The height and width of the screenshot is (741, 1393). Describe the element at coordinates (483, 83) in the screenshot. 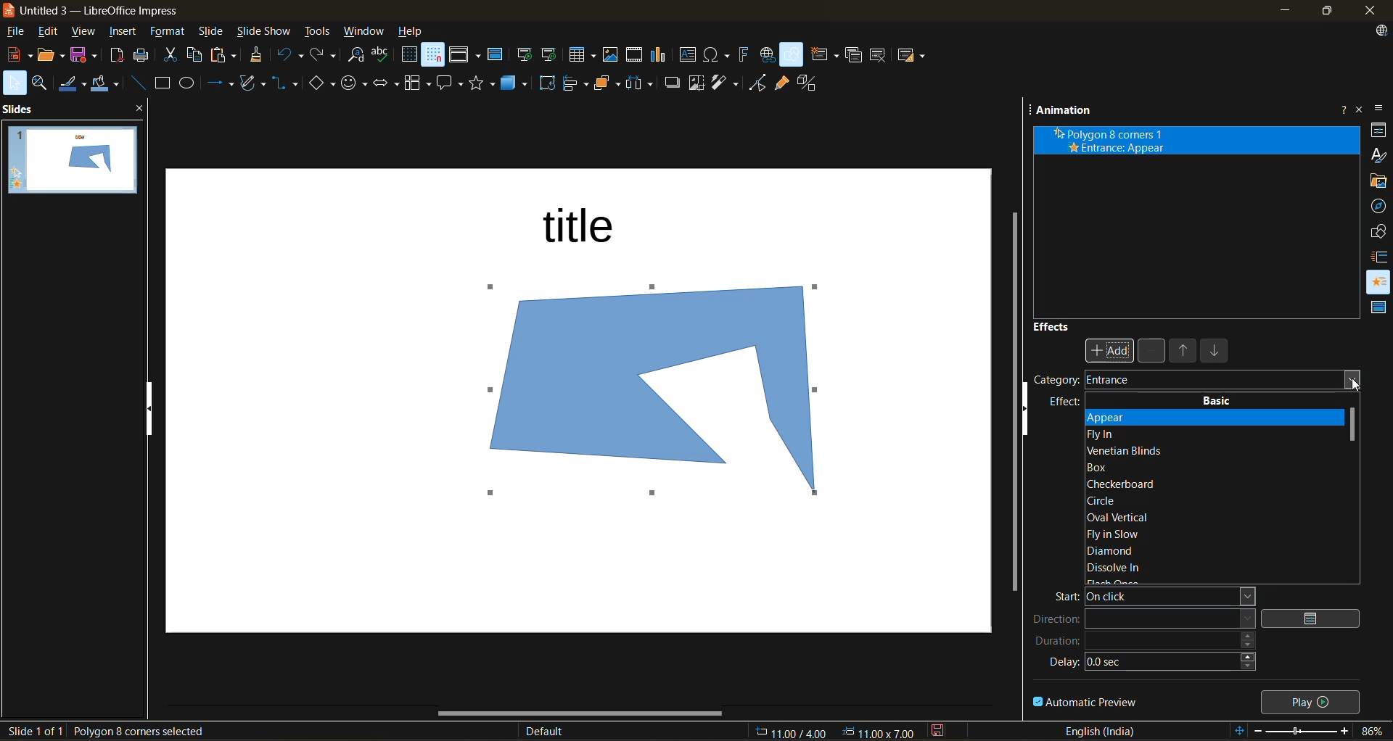

I see `stars and banners` at that location.